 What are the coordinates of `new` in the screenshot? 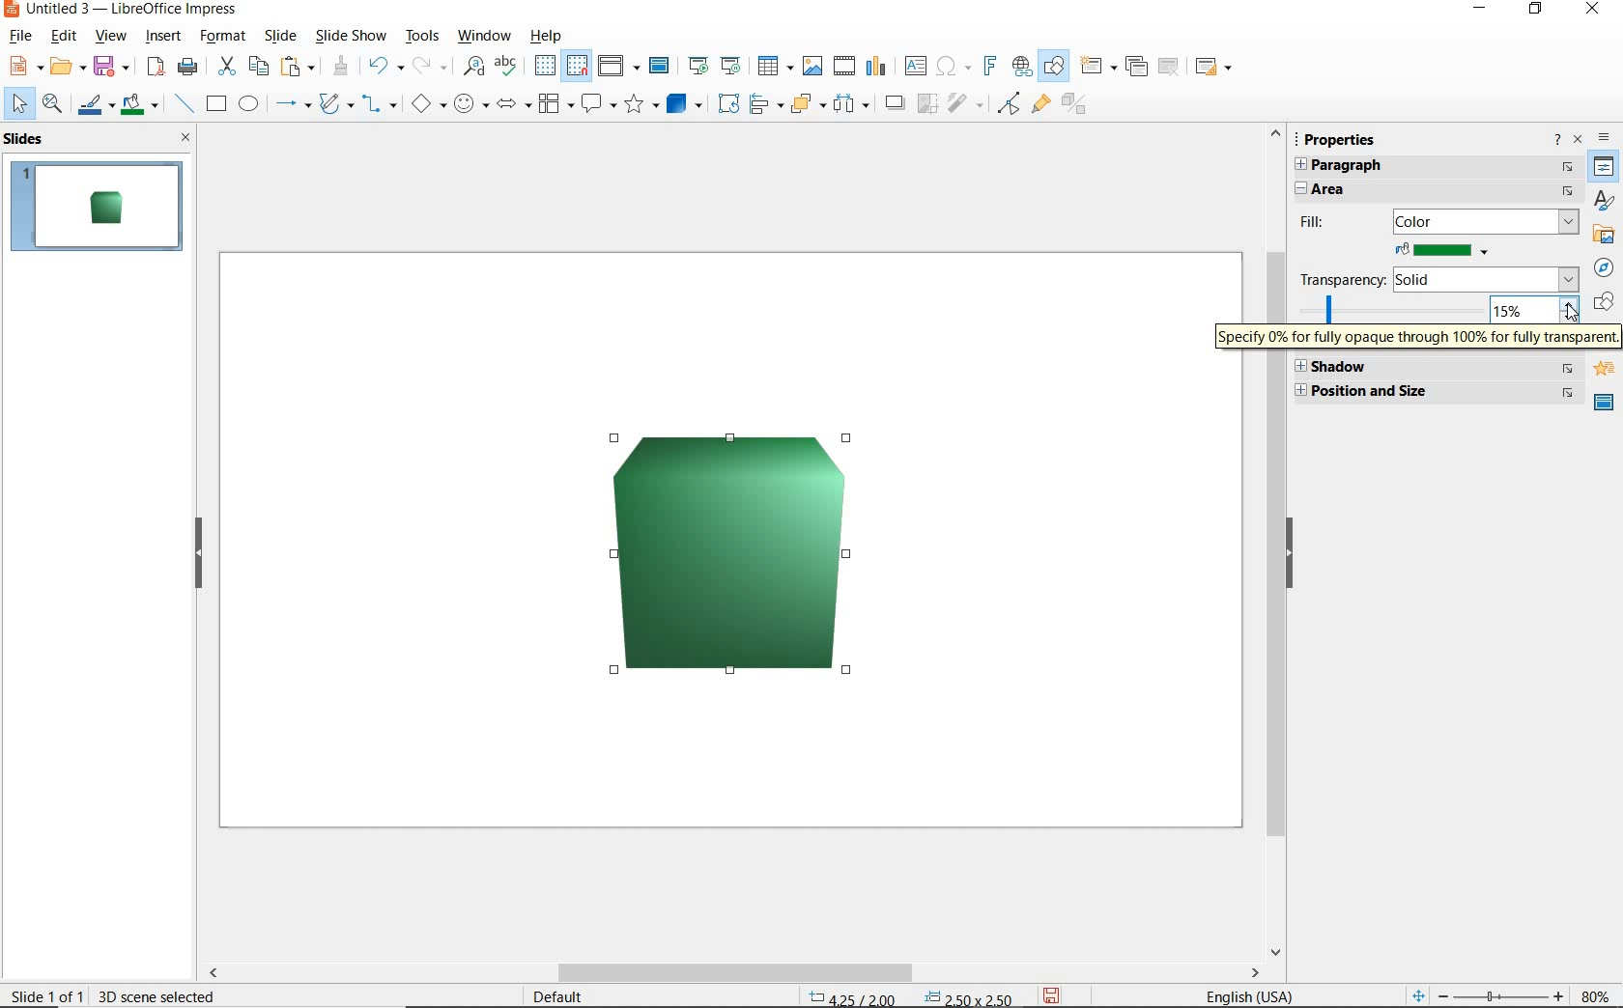 It's located at (24, 67).